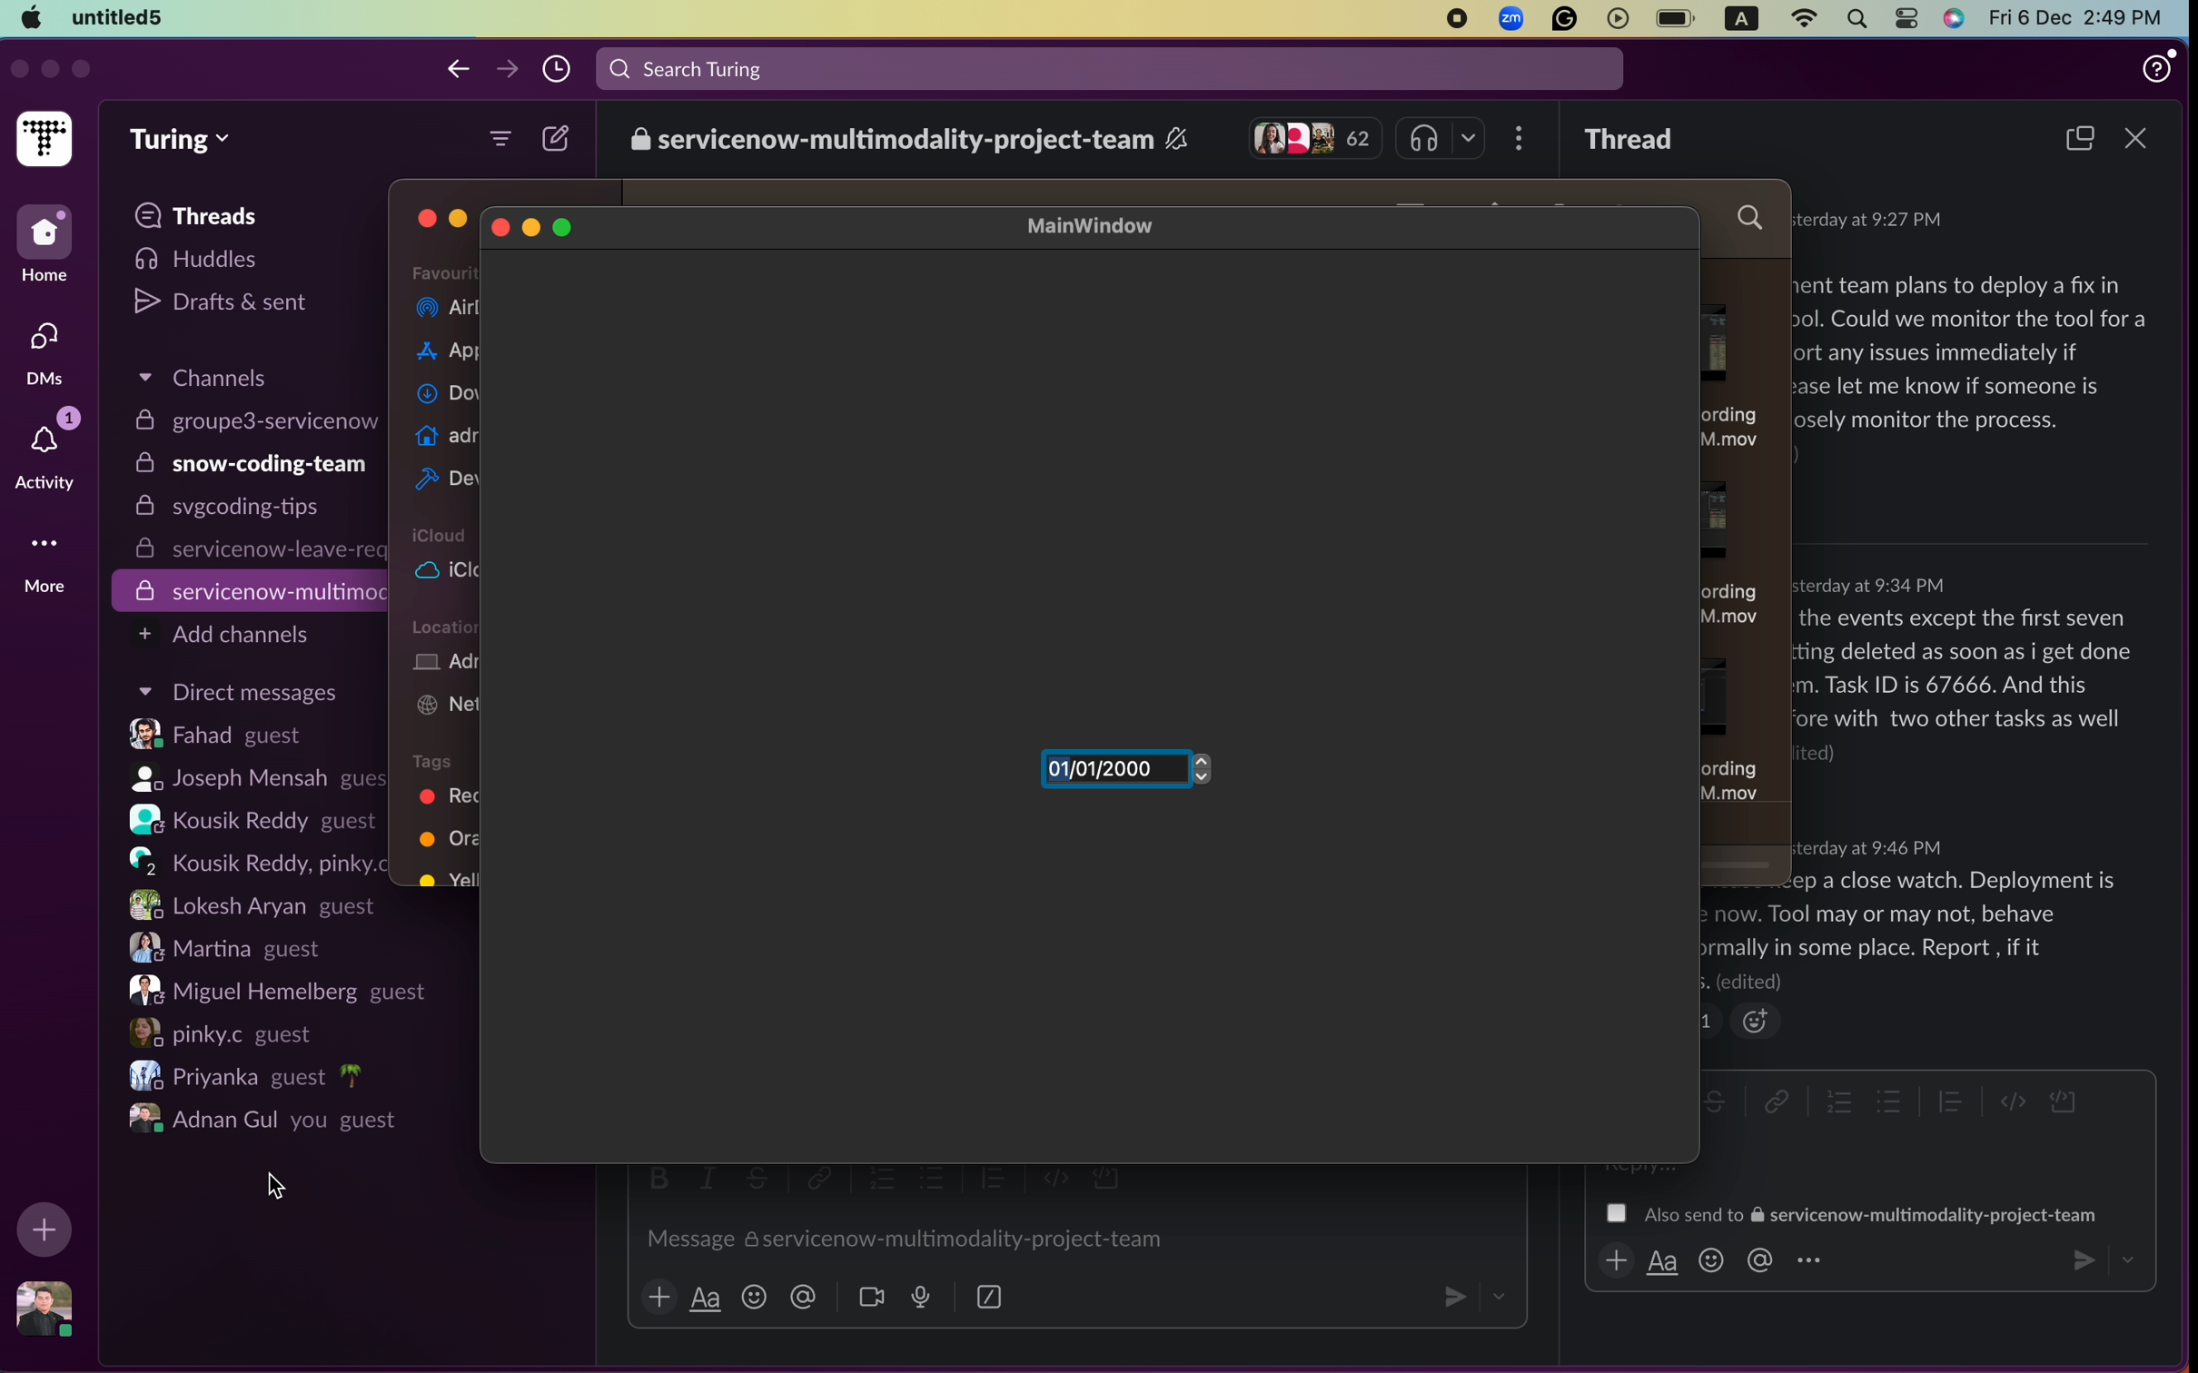 This screenshot has width=2198, height=1373. I want to click on Kousik, so click(253, 859).